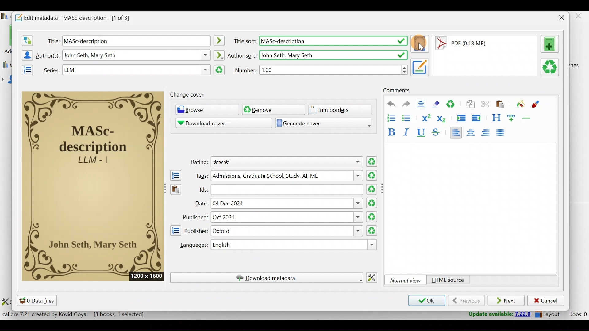 The width and height of the screenshot is (589, 331). I want to click on Download metadata, so click(266, 278).